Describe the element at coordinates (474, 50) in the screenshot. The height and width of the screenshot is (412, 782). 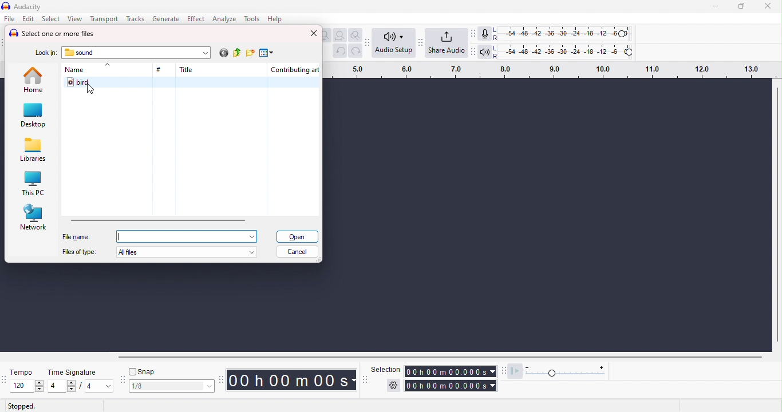
I see `playback meter tool bar` at that location.